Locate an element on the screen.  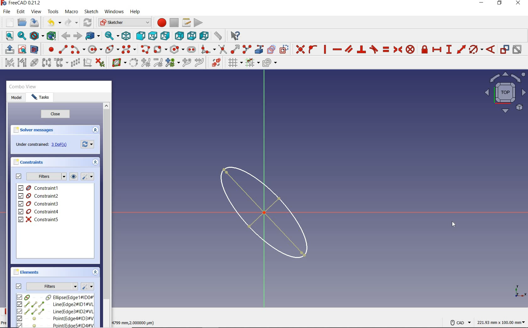
toggle construction geometry is located at coordinates (284, 49).